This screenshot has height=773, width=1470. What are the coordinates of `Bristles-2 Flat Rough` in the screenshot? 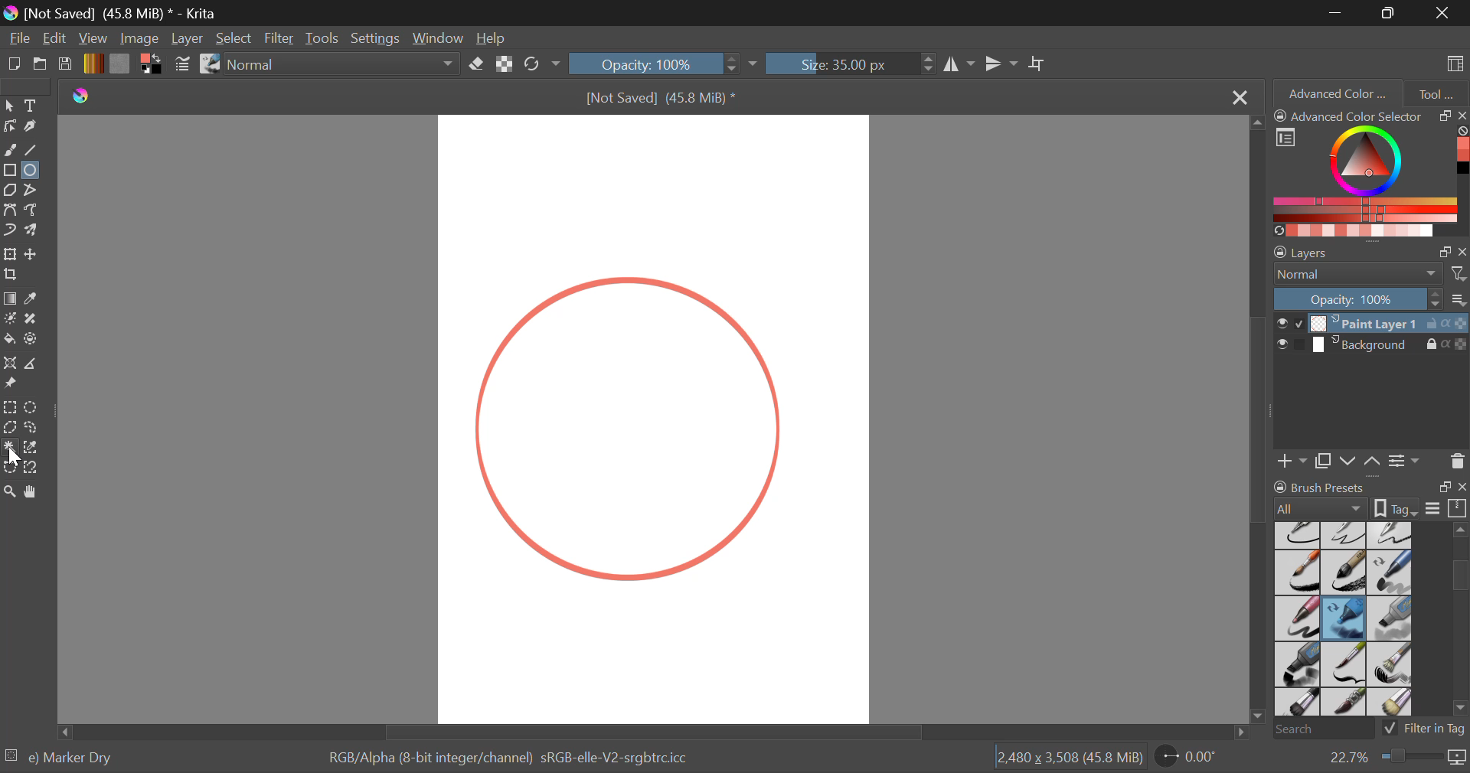 It's located at (1392, 665).